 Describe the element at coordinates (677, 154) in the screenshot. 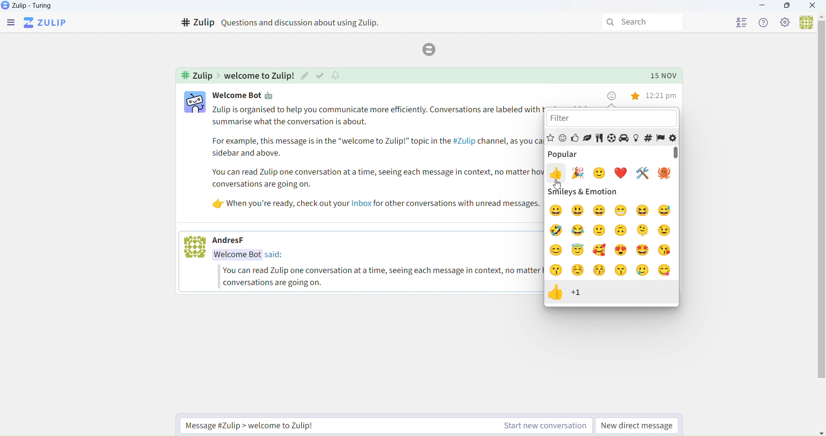

I see `vertical scroll bar` at that location.